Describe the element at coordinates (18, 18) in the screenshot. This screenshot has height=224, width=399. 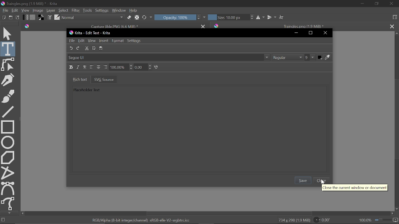
I see `Save` at that location.